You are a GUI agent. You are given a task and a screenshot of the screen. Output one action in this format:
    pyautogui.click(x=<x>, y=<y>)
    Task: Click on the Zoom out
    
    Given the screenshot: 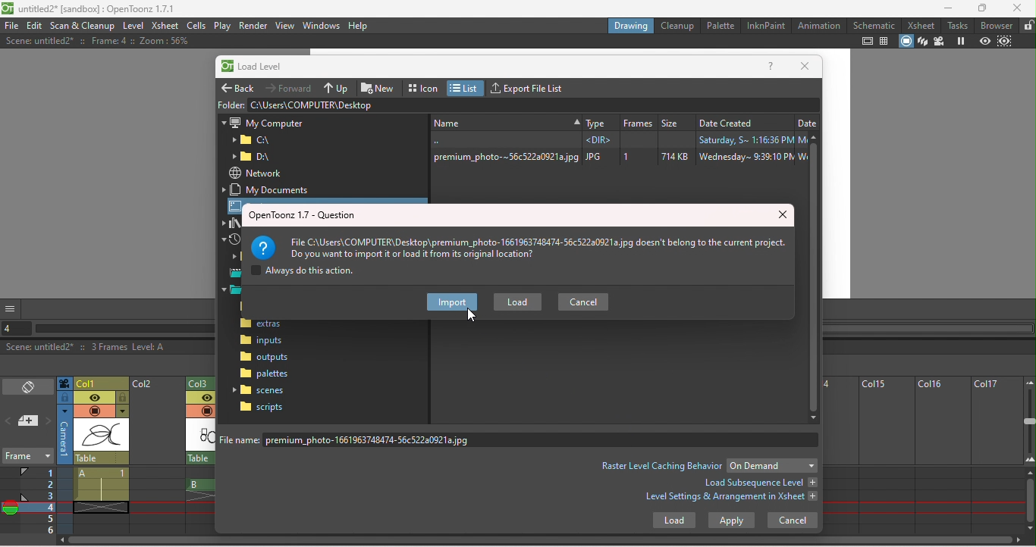 What is the action you would take?
    pyautogui.click(x=1028, y=382)
    